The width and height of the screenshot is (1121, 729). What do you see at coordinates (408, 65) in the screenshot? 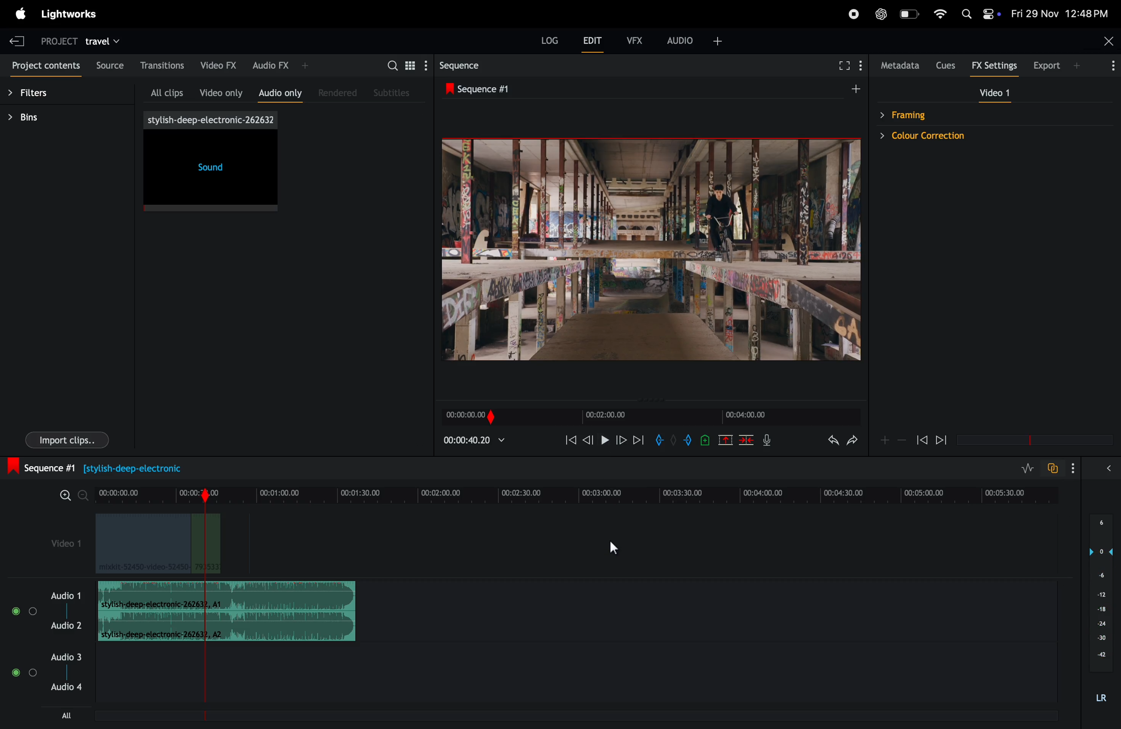
I see `toggle between list view` at bounding box center [408, 65].